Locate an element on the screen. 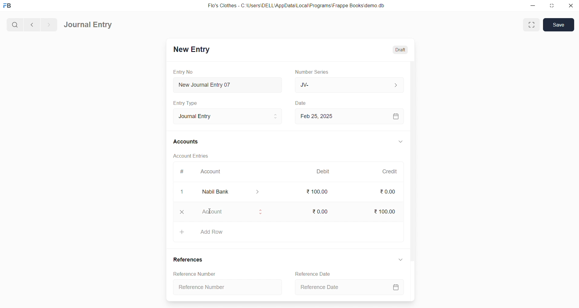  Reference Date is located at coordinates (351, 287).